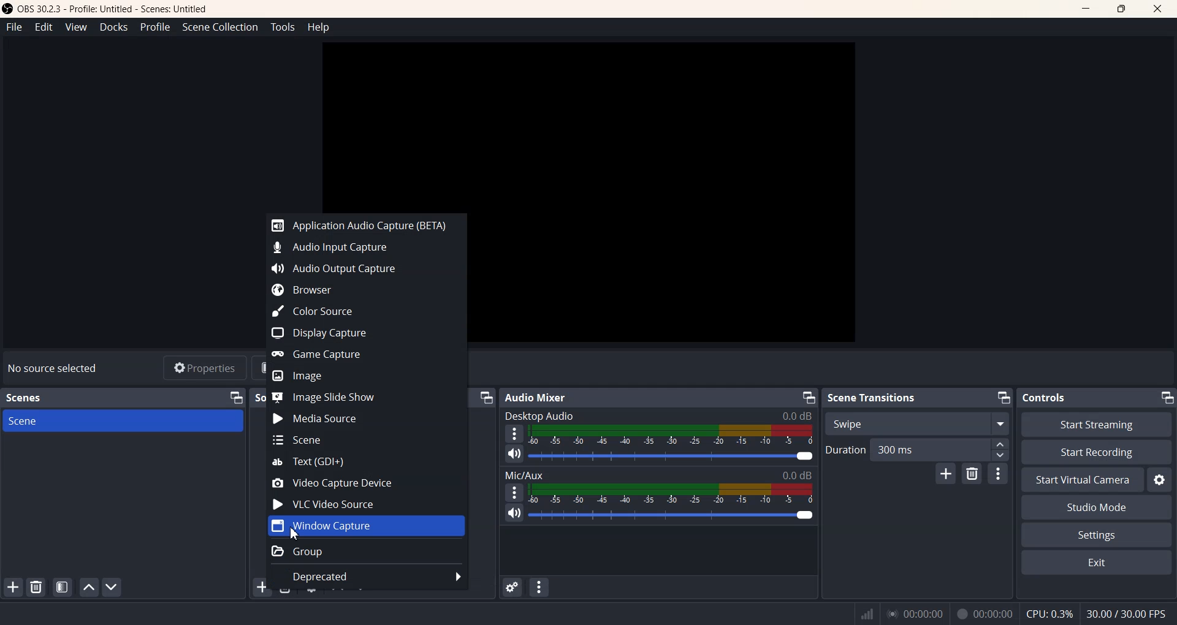 This screenshot has height=625, width=1177. What do you see at coordinates (63, 587) in the screenshot?
I see `Open scene Filter` at bounding box center [63, 587].